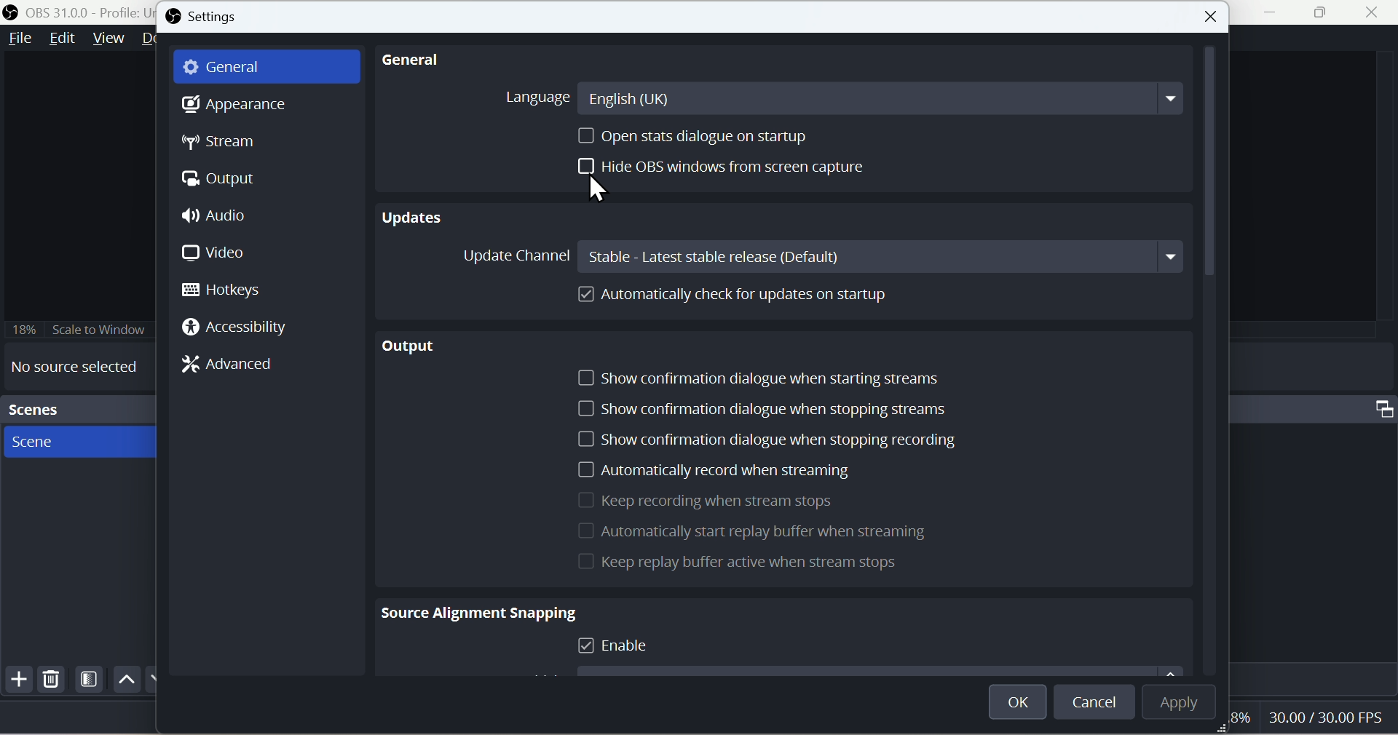 The width and height of the screenshot is (1398, 735). Describe the element at coordinates (23, 329) in the screenshot. I see `18%` at that location.